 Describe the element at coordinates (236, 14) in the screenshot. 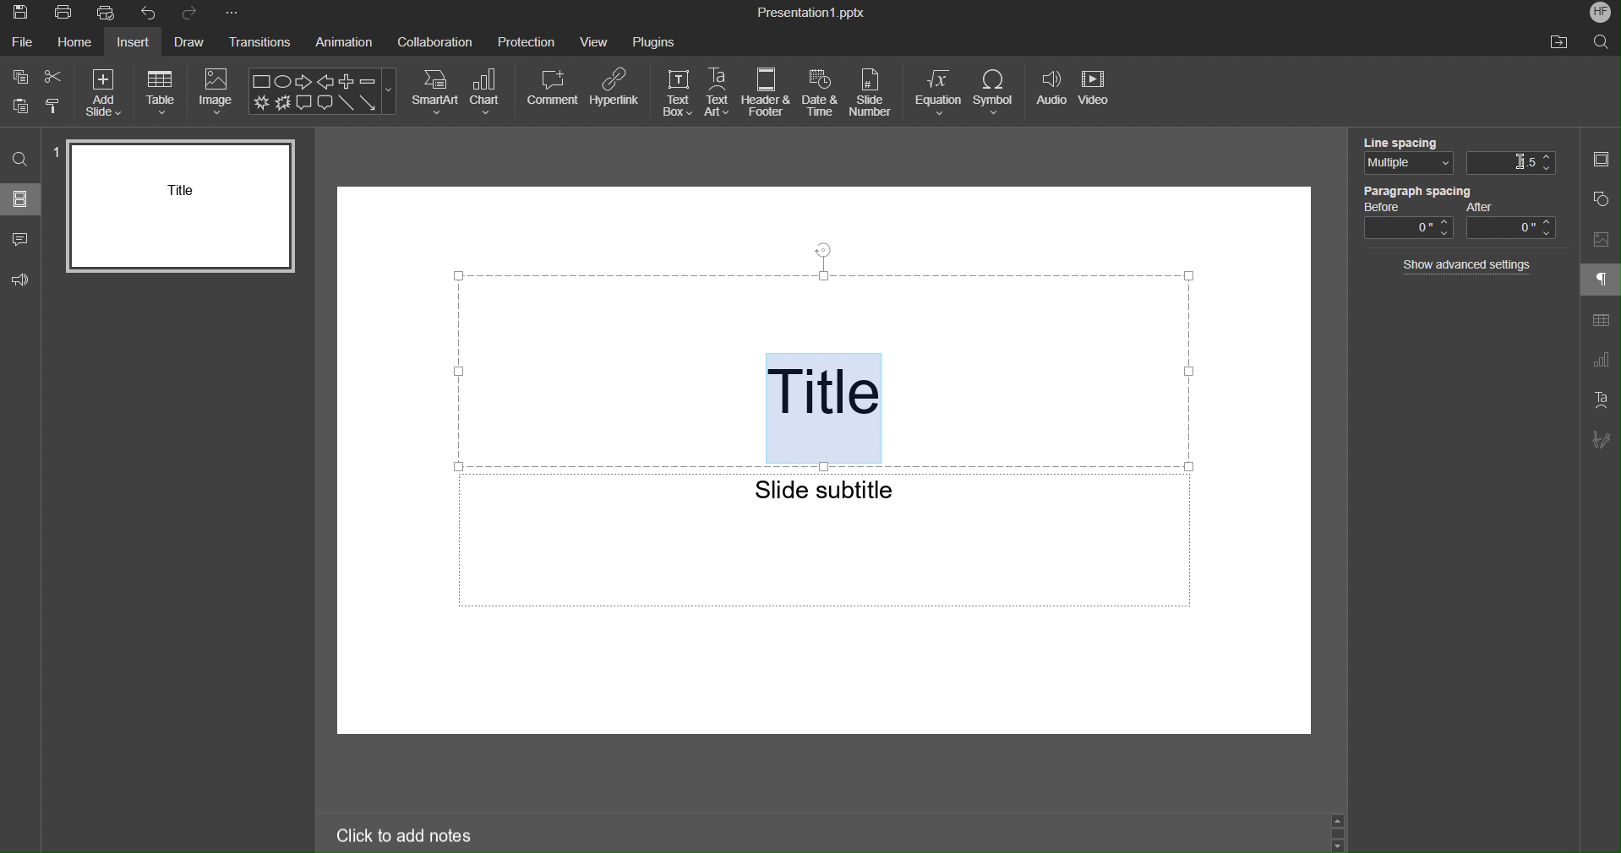

I see `More` at that location.